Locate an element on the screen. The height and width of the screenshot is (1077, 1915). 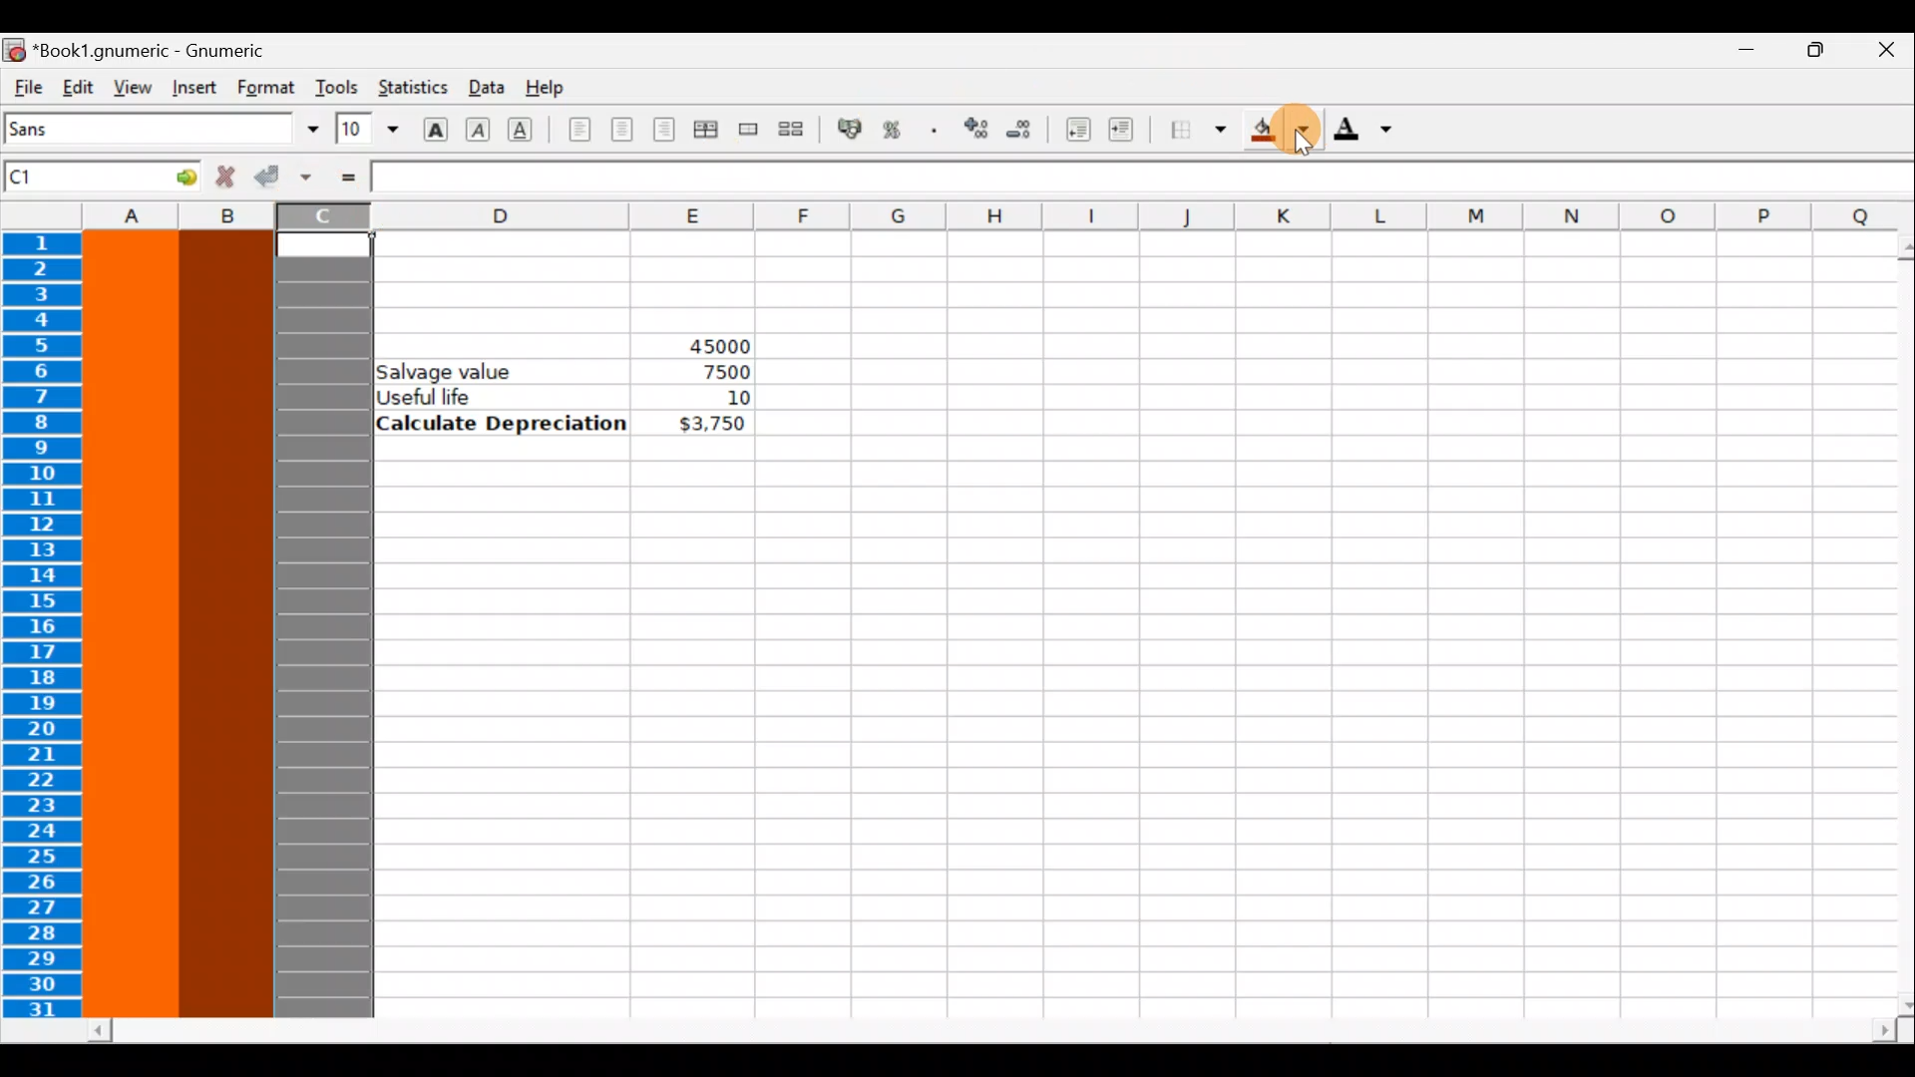
Align left is located at coordinates (579, 131).